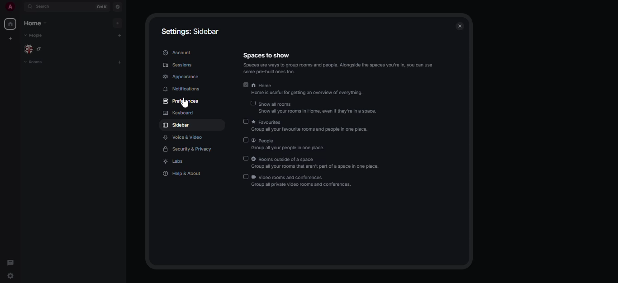  I want to click on add, so click(119, 34).